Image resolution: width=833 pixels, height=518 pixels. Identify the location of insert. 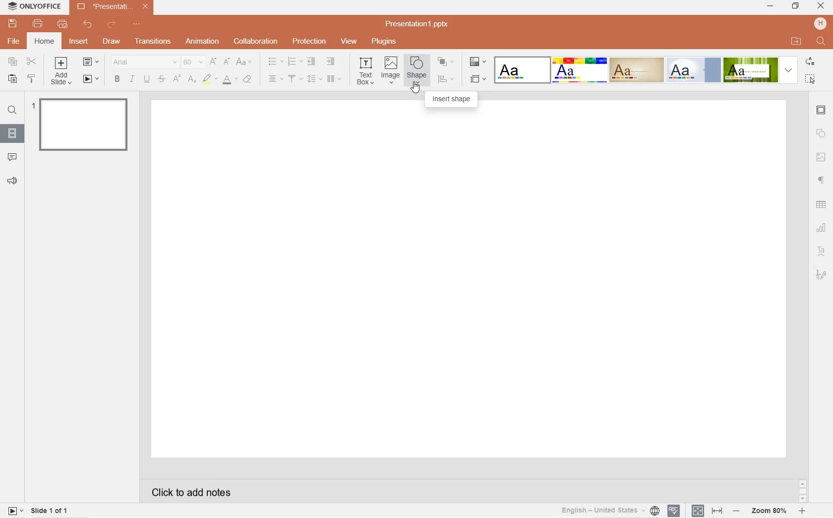
(80, 44).